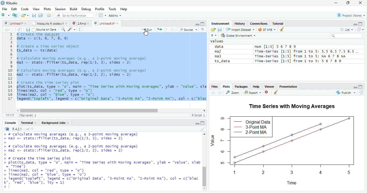  What do you see at coordinates (220, 92) in the screenshot?
I see `next` at bounding box center [220, 92].